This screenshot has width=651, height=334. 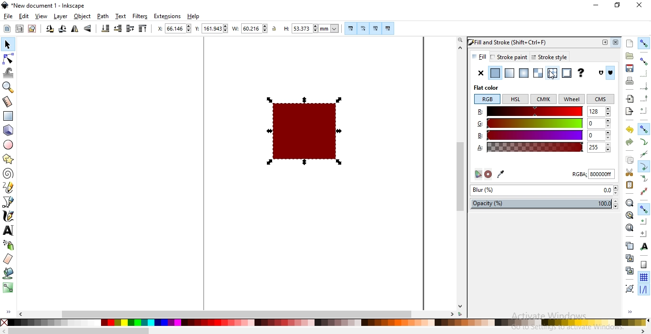 What do you see at coordinates (630, 245) in the screenshot?
I see `create duplicate` at bounding box center [630, 245].